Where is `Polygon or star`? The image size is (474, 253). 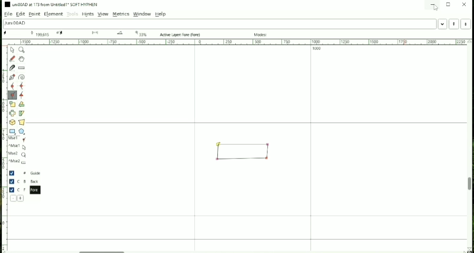 Polygon or star is located at coordinates (23, 131).